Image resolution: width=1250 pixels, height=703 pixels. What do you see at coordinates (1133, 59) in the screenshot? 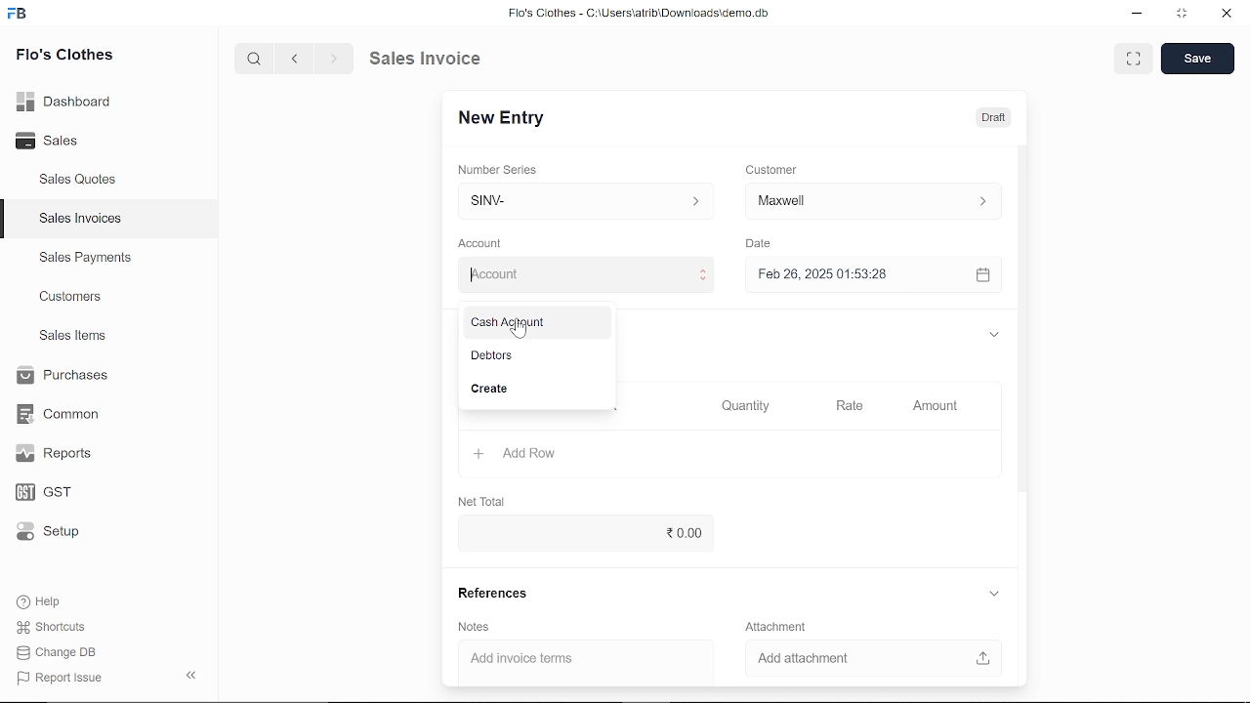
I see `full screen` at bounding box center [1133, 59].